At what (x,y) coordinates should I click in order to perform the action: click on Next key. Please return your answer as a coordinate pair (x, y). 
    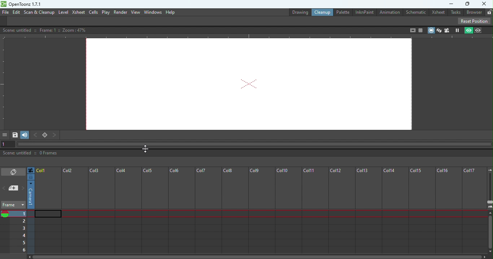
    Looking at the image, I should click on (57, 135).